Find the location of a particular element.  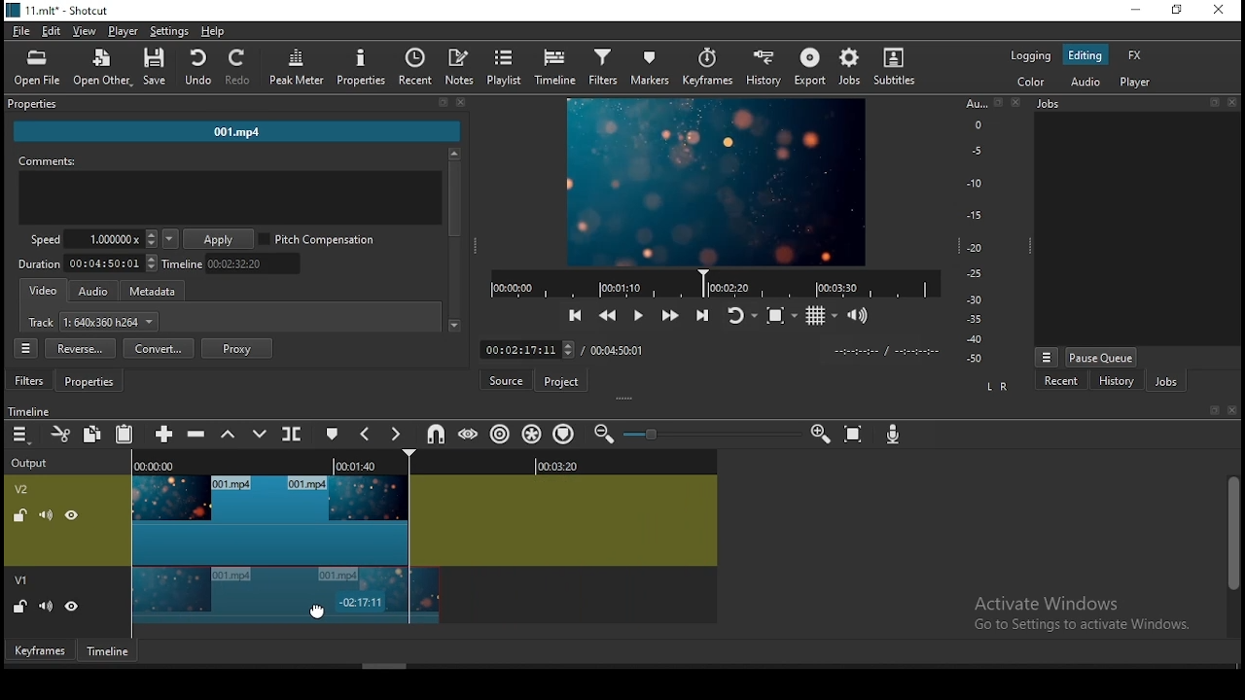

ripple delete is located at coordinates (199, 433).